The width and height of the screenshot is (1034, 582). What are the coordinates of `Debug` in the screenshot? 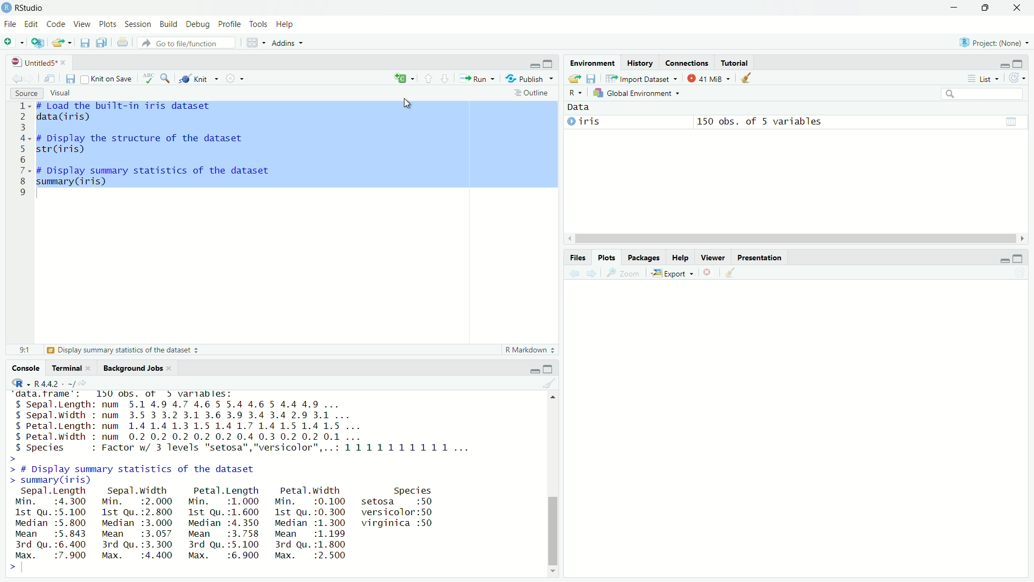 It's located at (199, 24).